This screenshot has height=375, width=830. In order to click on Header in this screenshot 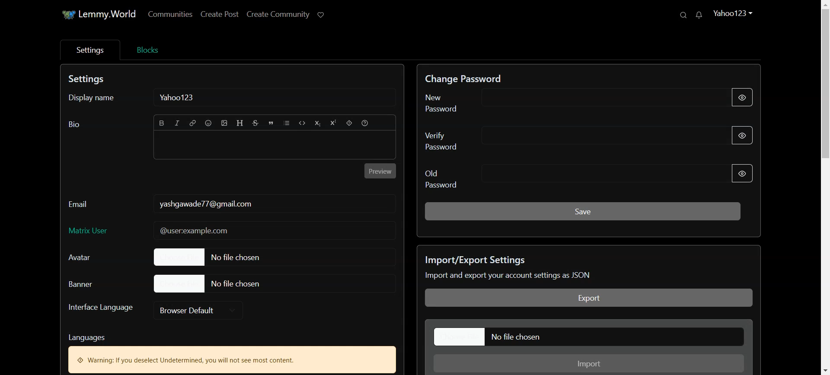, I will do `click(241, 123)`.